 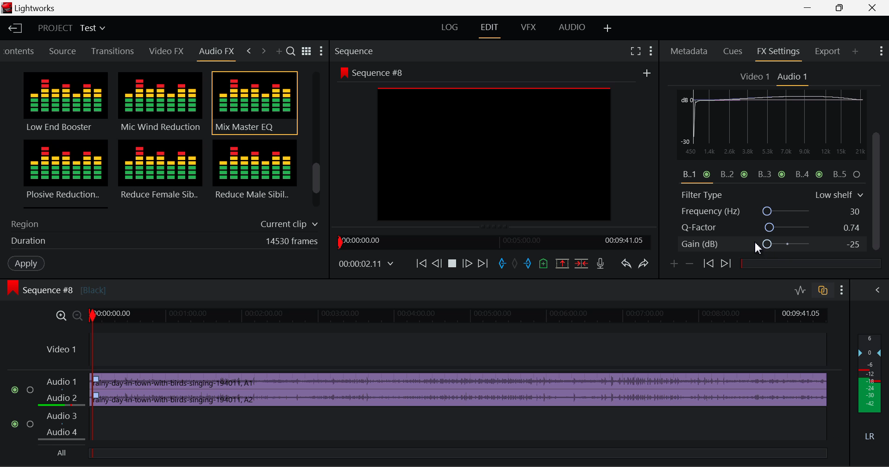 What do you see at coordinates (26, 264) in the screenshot?
I see `Apply` at bounding box center [26, 264].